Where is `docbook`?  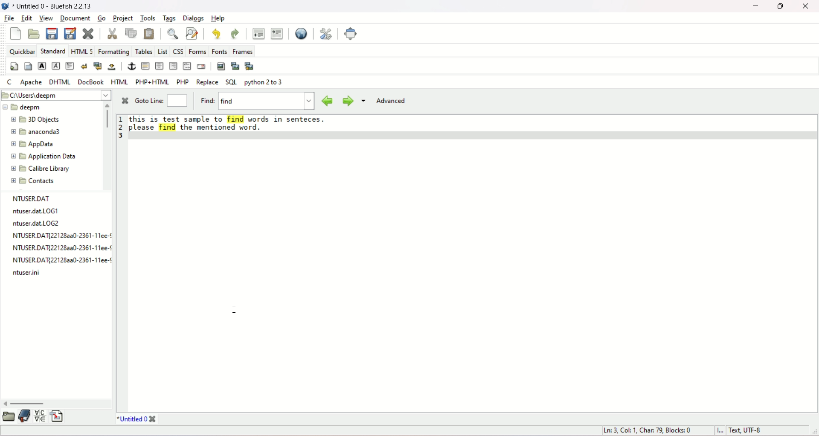 docbook is located at coordinates (91, 82).